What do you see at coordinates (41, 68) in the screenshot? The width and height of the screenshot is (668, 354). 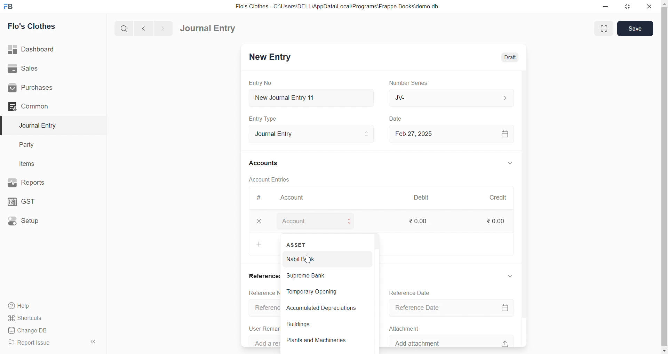 I see `Sales` at bounding box center [41, 68].